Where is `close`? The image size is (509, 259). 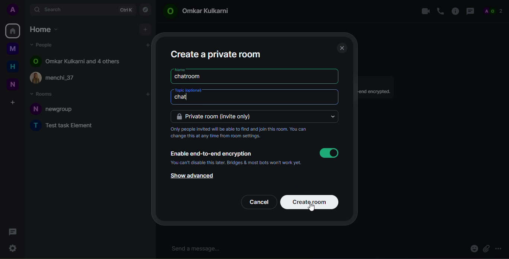
close is located at coordinates (342, 48).